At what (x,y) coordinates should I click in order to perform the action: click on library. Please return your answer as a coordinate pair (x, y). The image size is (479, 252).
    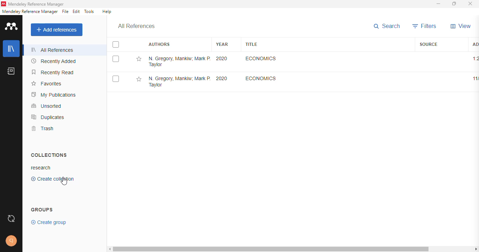
    Looking at the image, I should click on (12, 49).